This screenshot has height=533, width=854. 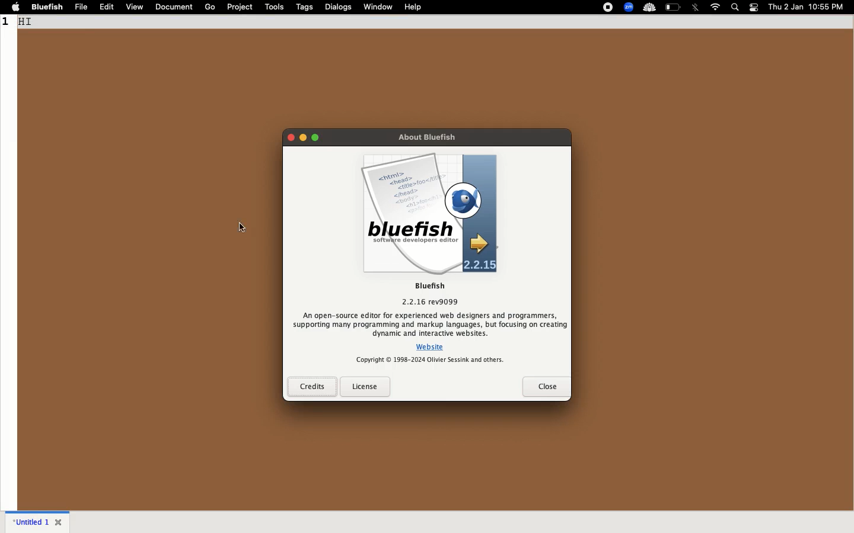 What do you see at coordinates (275, 6) in the screenshot?
I see `tools` at bounding box center [275, 6].